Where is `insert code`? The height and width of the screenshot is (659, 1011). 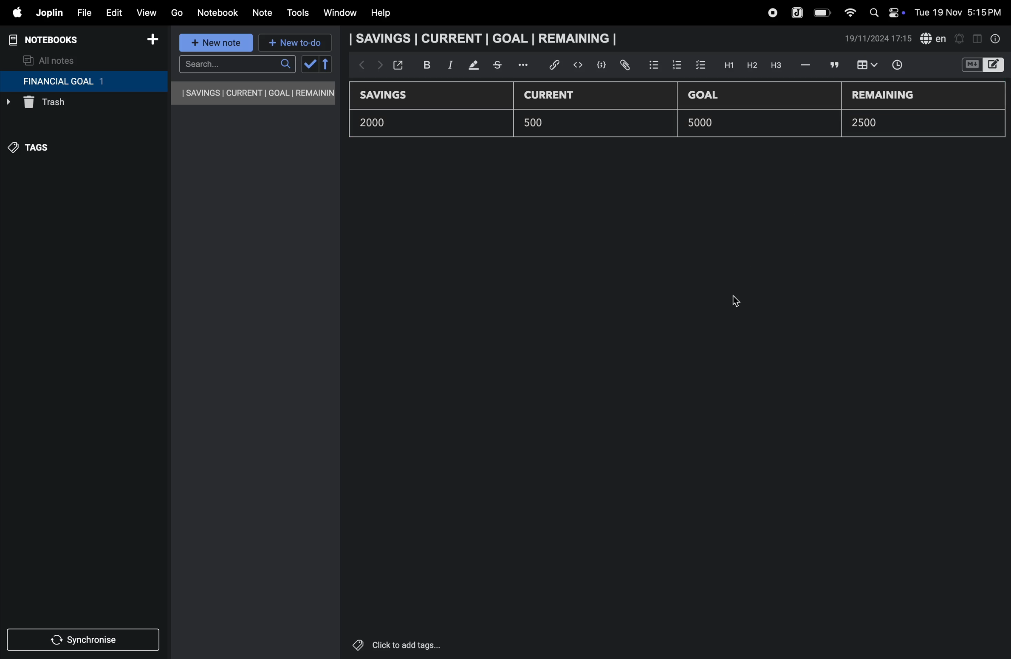 insert code is located at coordinates (579, 65).